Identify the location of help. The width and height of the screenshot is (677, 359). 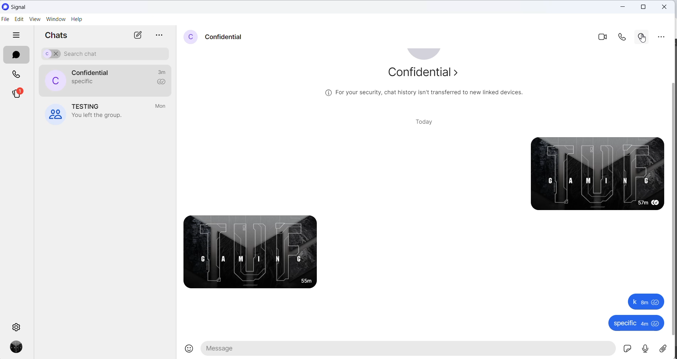
(77, 20).